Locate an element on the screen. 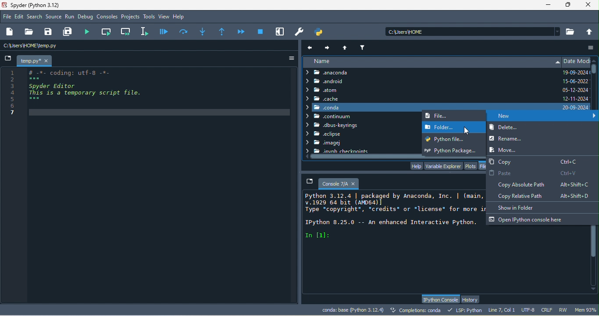 The height and width of the screenshot is (316, 599). file is located at coordinates (7, 16).